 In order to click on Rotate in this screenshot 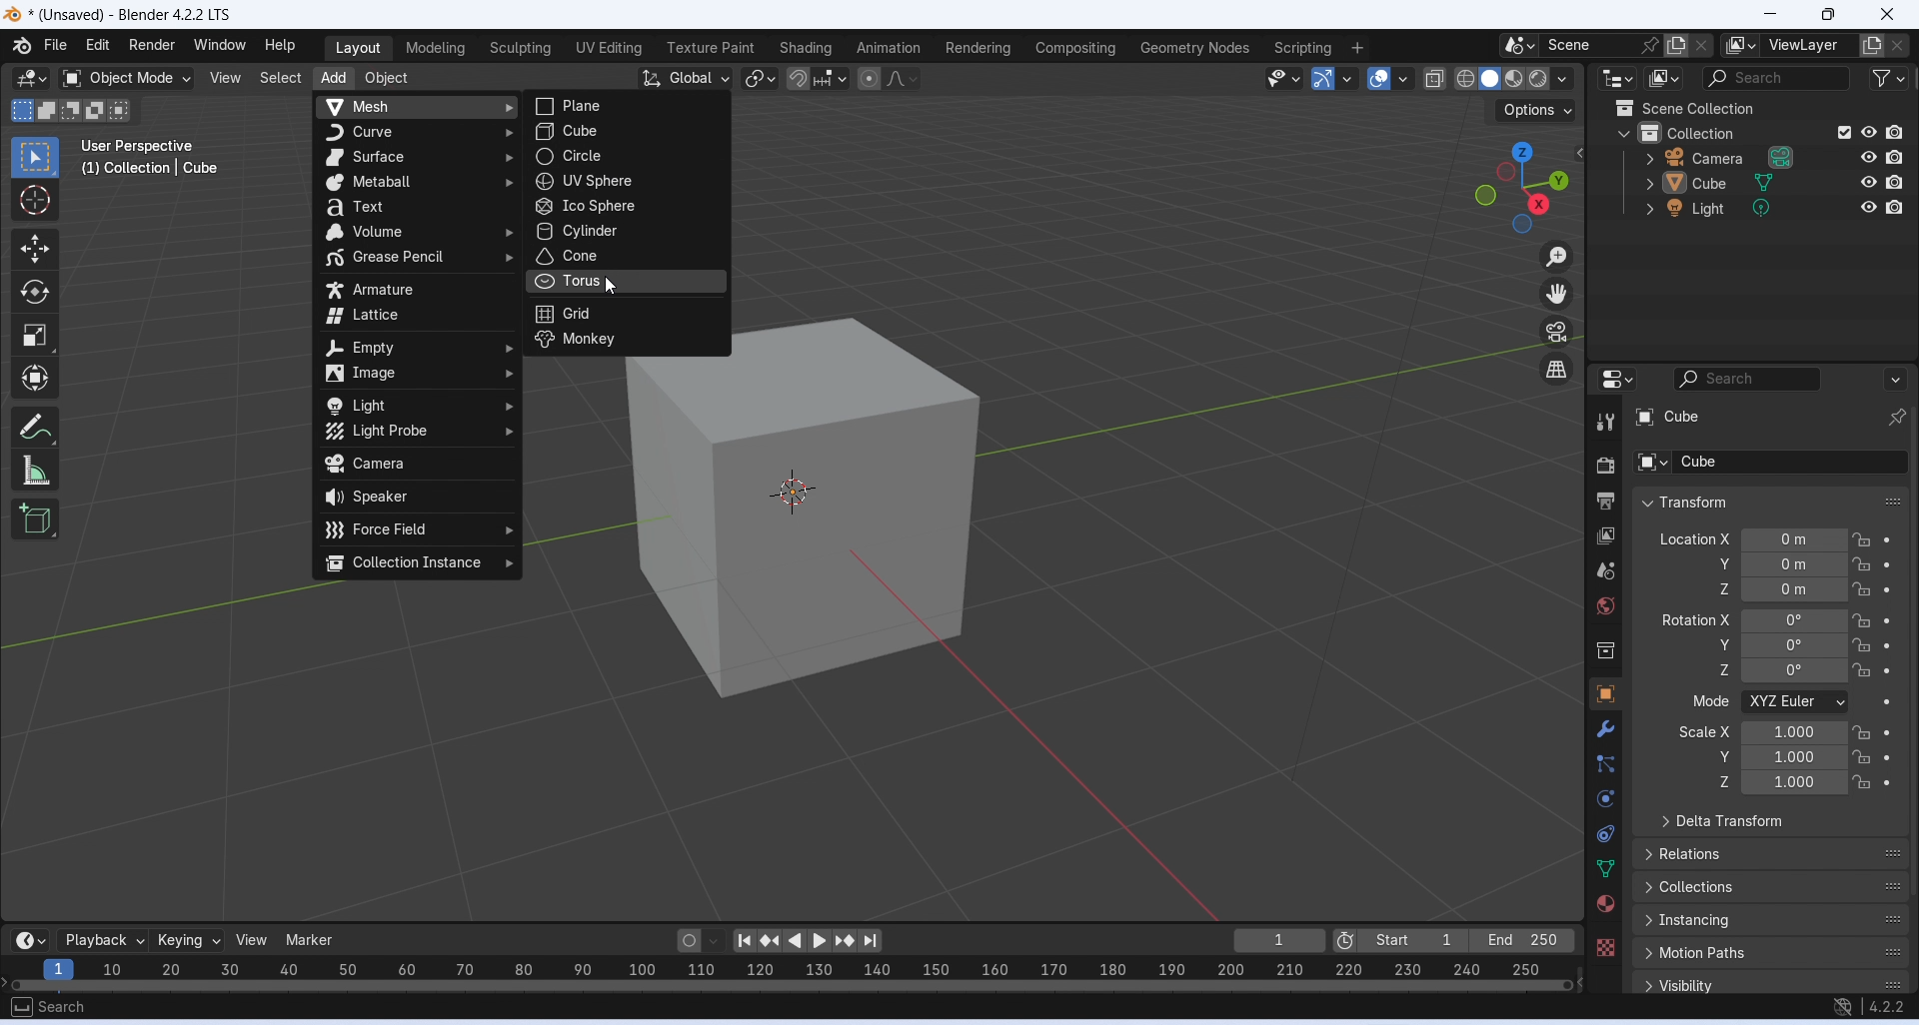, I will do `click(31, 293)`.